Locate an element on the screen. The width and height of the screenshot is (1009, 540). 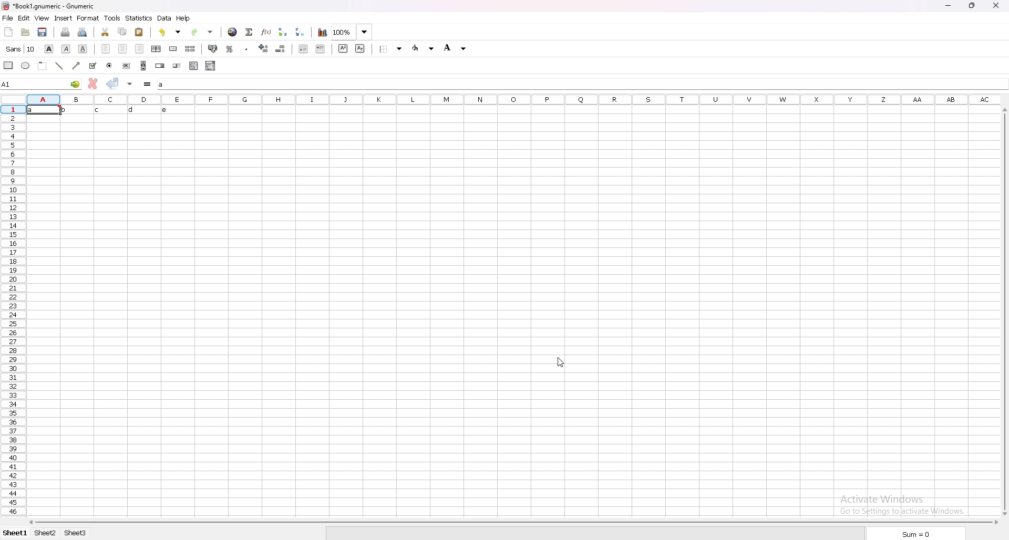
radio button is located at coordinates (109, 66).